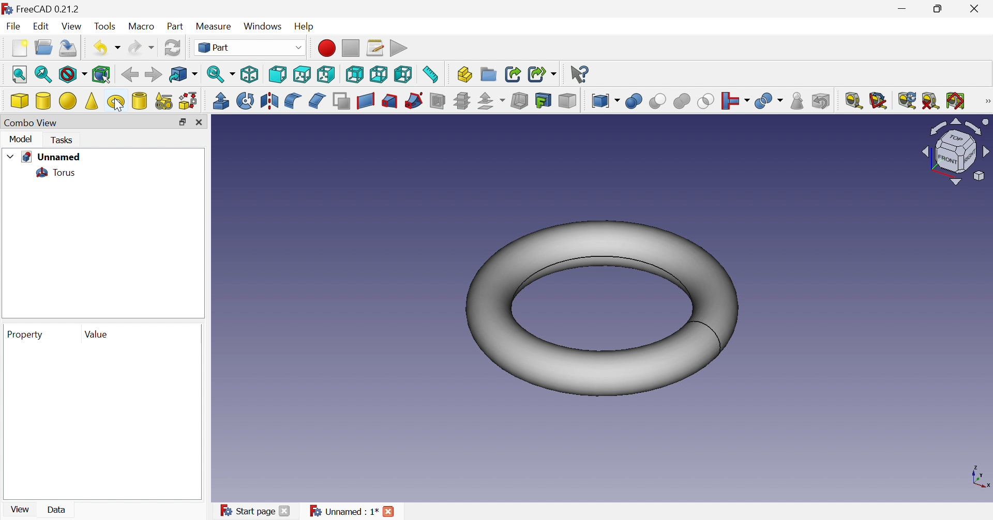 The height and width of the screenshot is (520, 993). I want to click on Measure distance, so click(433, 74).